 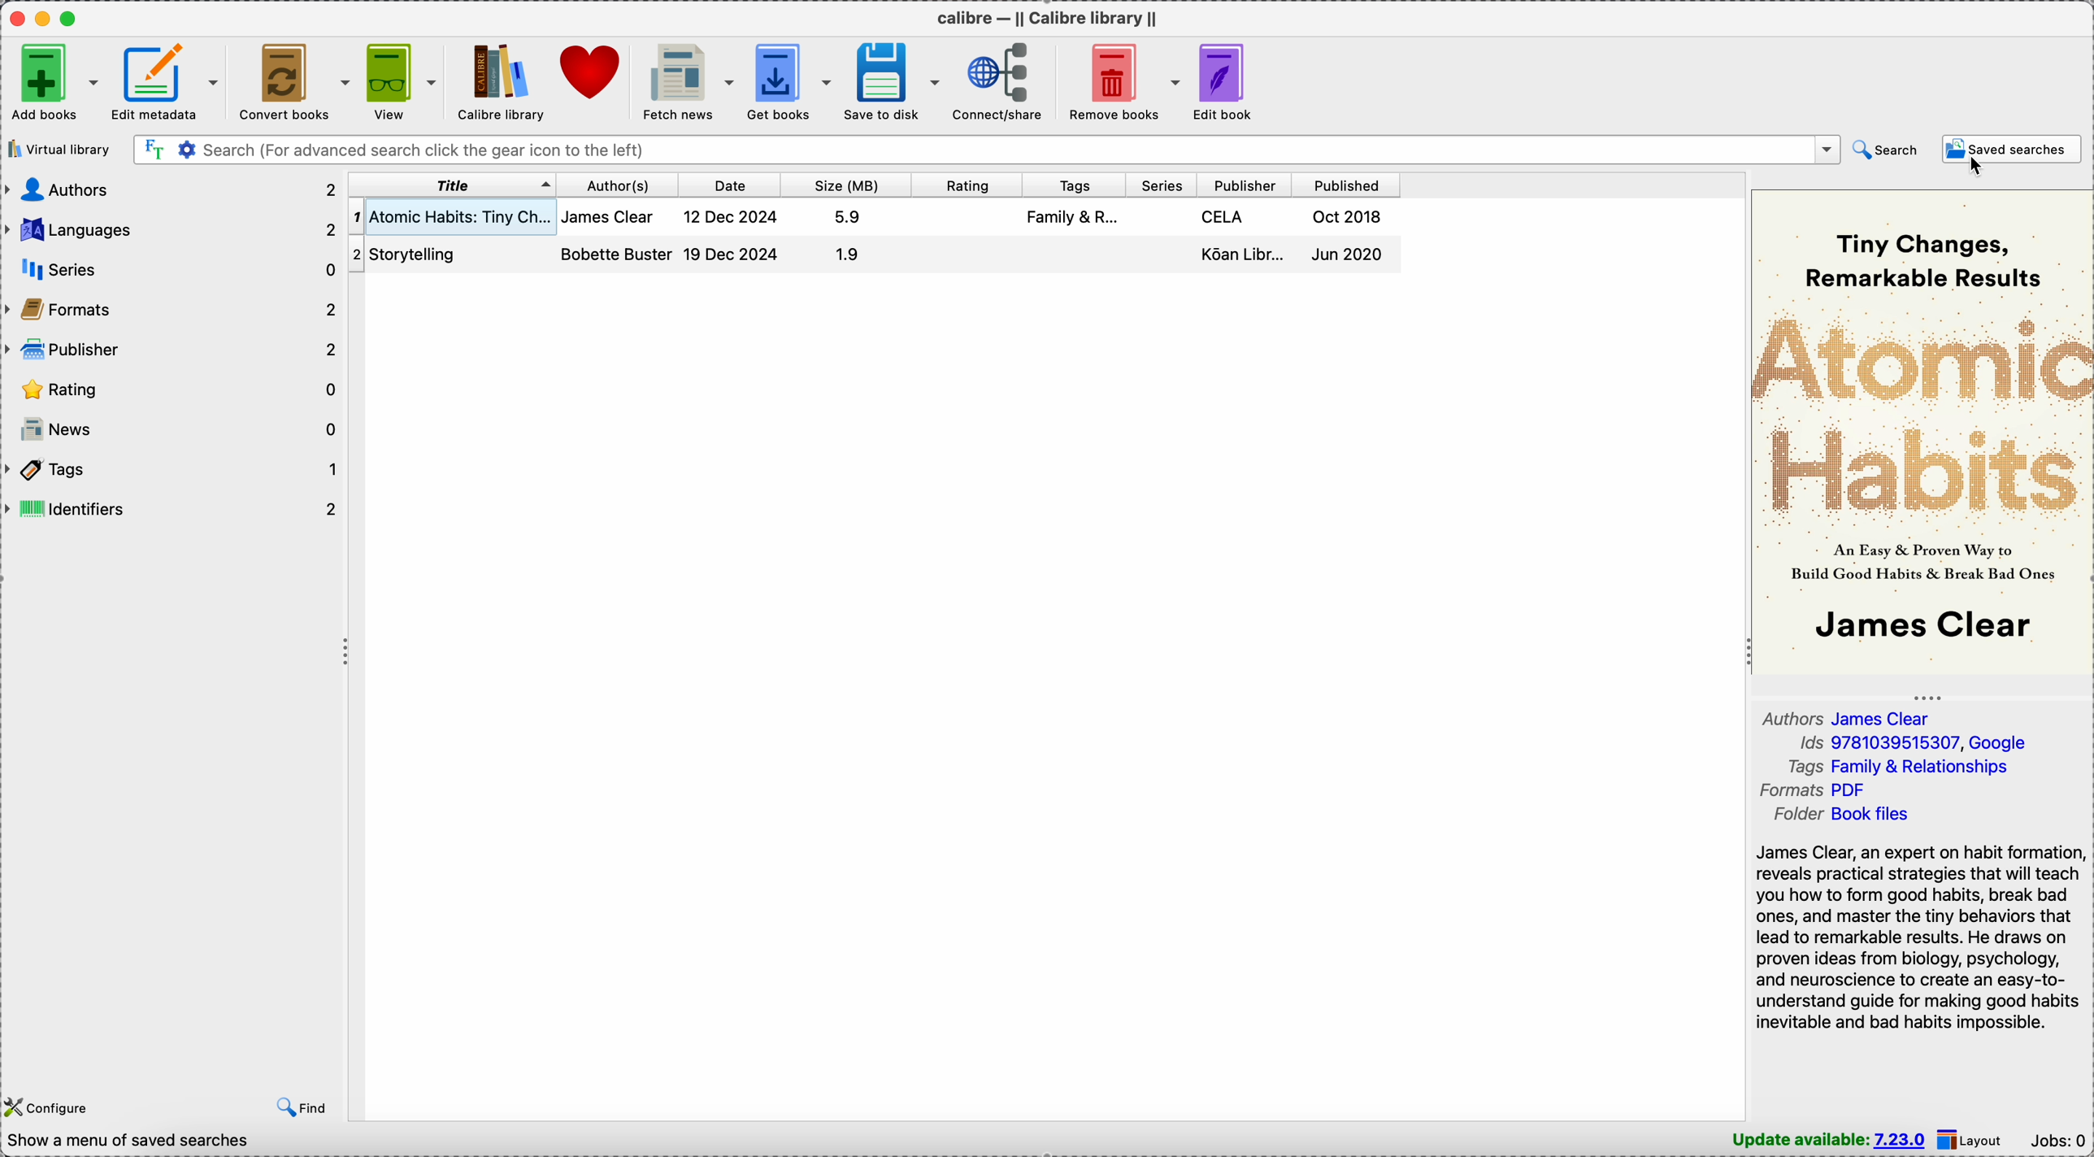 What do you see at coordinates (15, 18) in the screenshot?
I see ` close Calibre` at bounding box center [15, 18].